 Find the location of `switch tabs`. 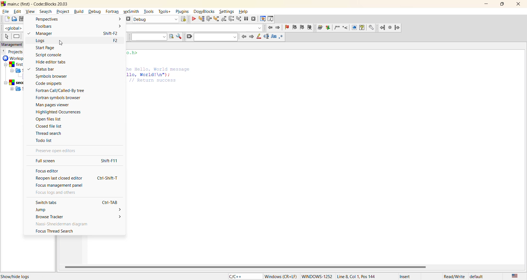

switch tabs is located at coordinates (51, 203).